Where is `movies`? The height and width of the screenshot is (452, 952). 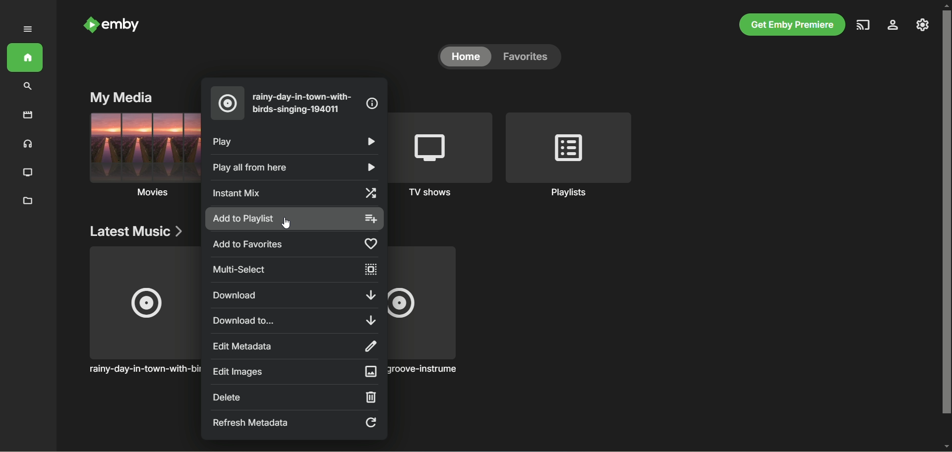
movies is located at coordinates (144, 158).